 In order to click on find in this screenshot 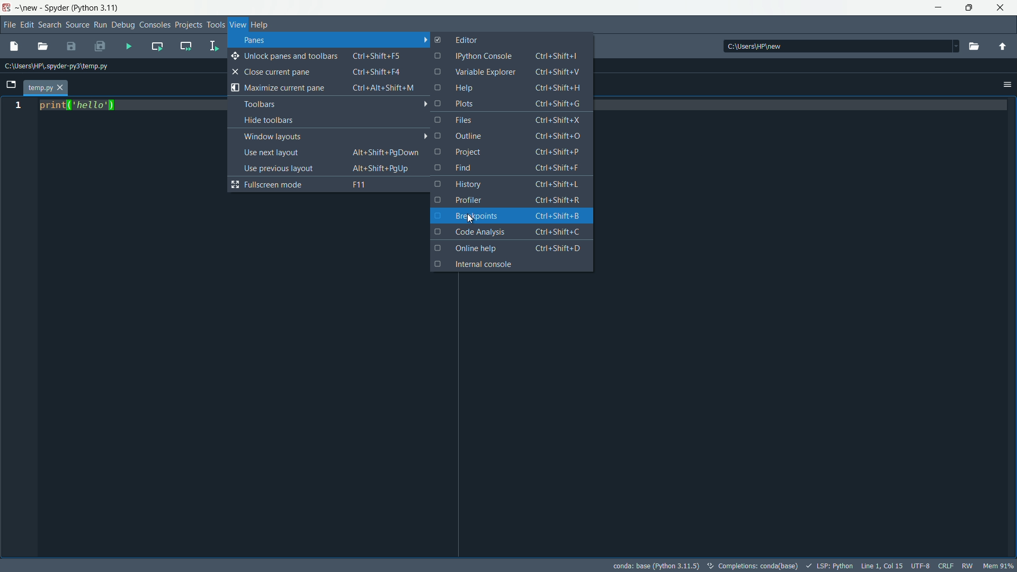, I will do `click(512, 169)`.